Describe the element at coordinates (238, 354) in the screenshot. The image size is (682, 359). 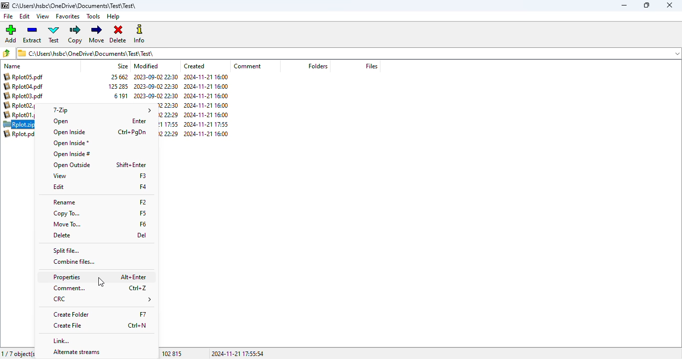
I see `2024-11-21 17:55:54` at that location.